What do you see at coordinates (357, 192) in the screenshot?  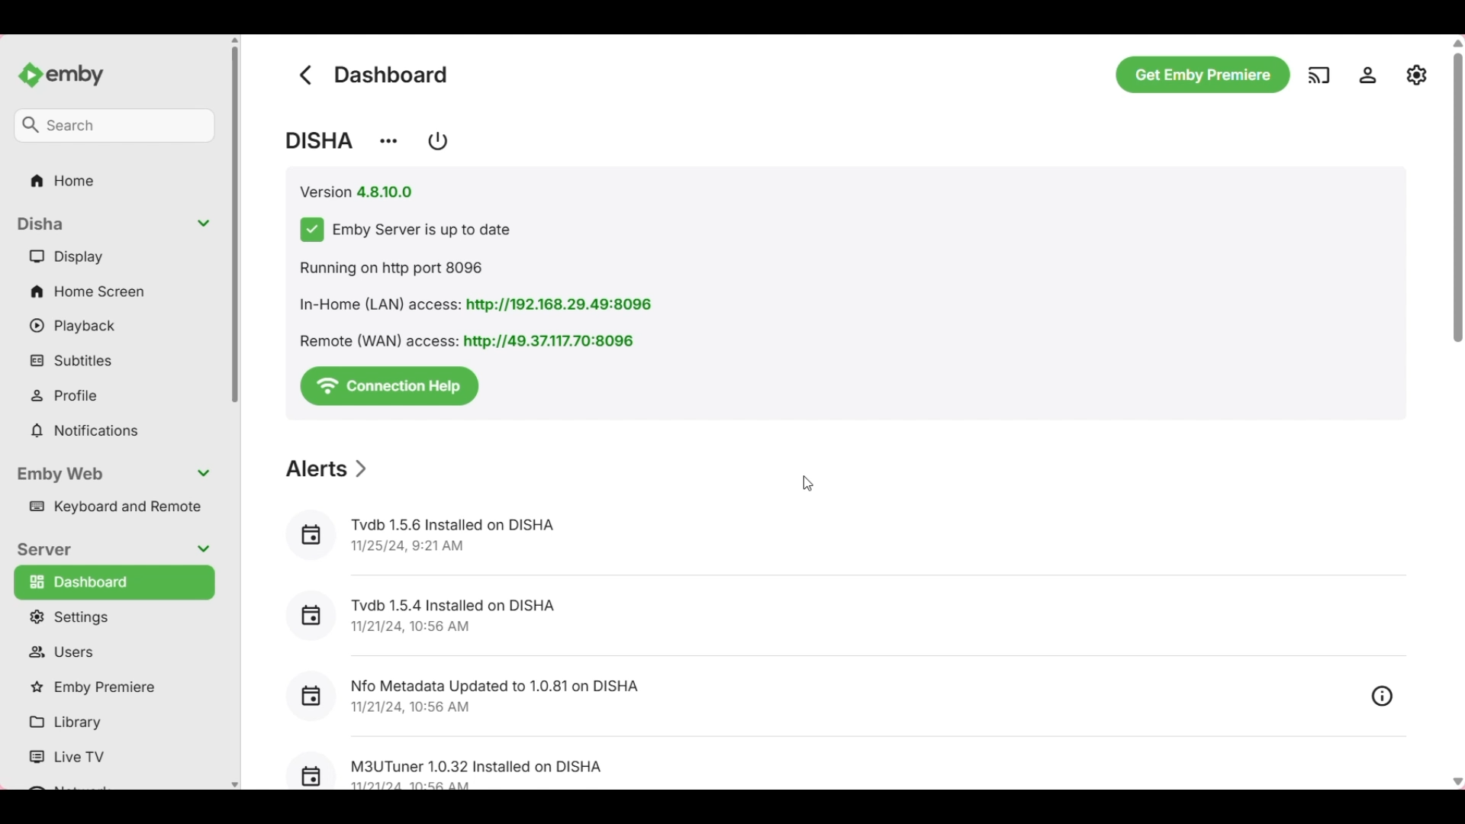 I see `Software version` at bounding box center [357, 192].